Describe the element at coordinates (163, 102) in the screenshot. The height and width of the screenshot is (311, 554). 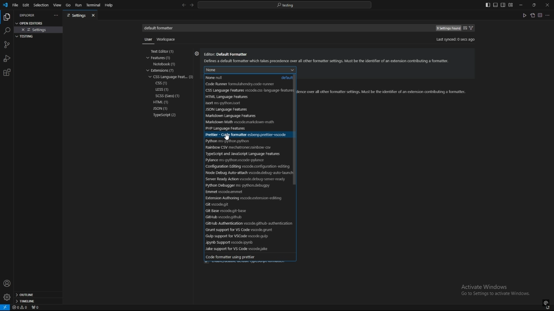
I see `html` at that location.